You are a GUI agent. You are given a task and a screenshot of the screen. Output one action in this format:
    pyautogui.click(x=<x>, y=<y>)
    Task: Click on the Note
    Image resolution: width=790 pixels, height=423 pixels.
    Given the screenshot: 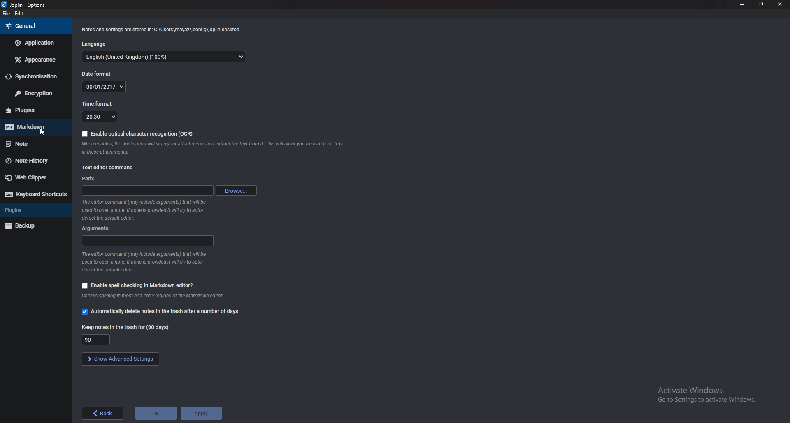 What is the action you would take?
    pyautogui.click(x=32, y=143)
    